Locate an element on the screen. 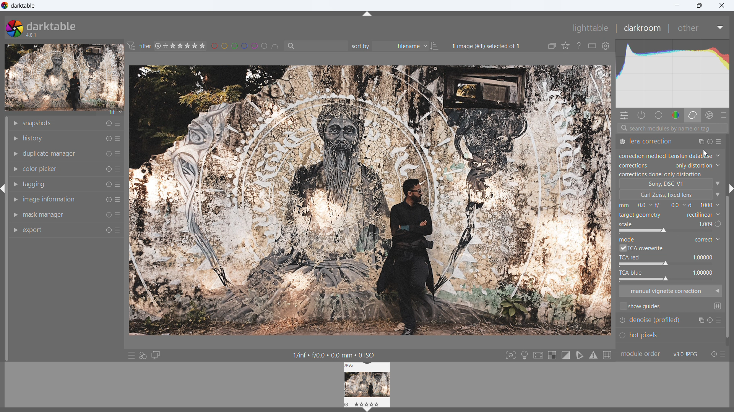 This screenshot has height=412, width=734. target geometry is located at coordinates (641, 215).